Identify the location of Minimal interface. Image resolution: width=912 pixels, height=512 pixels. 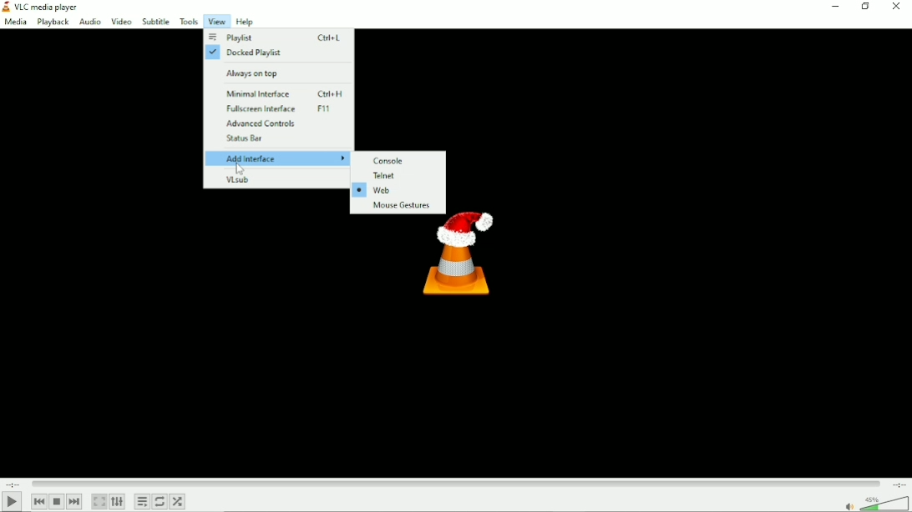
(288, 93).